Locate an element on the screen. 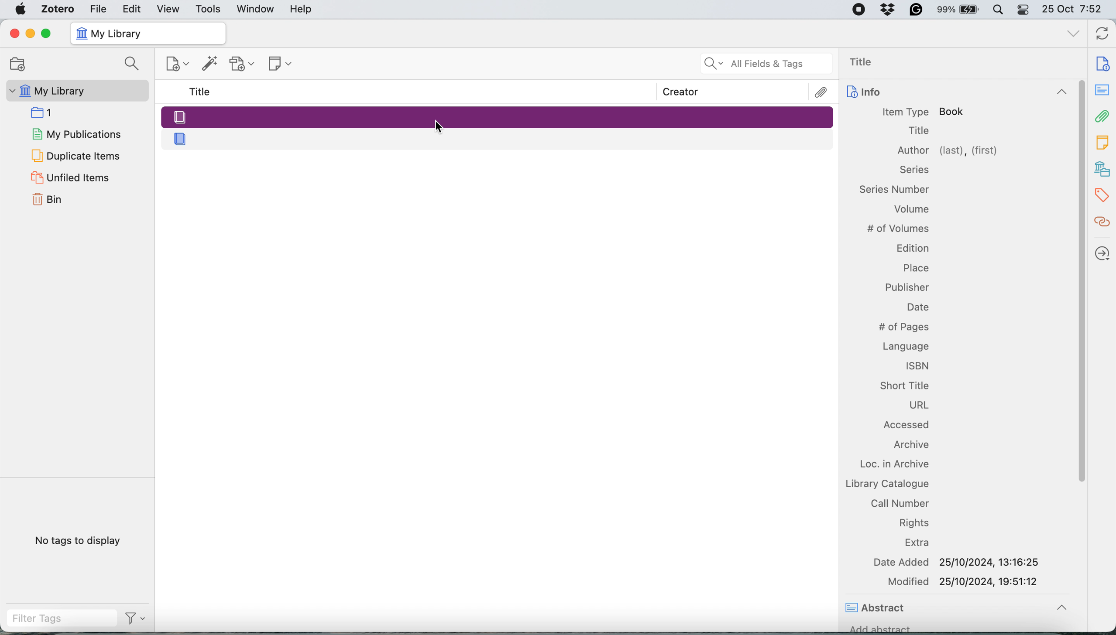 This screenshot has width=1116, height=635. # of Volumes is located at coordinates (898, 229).